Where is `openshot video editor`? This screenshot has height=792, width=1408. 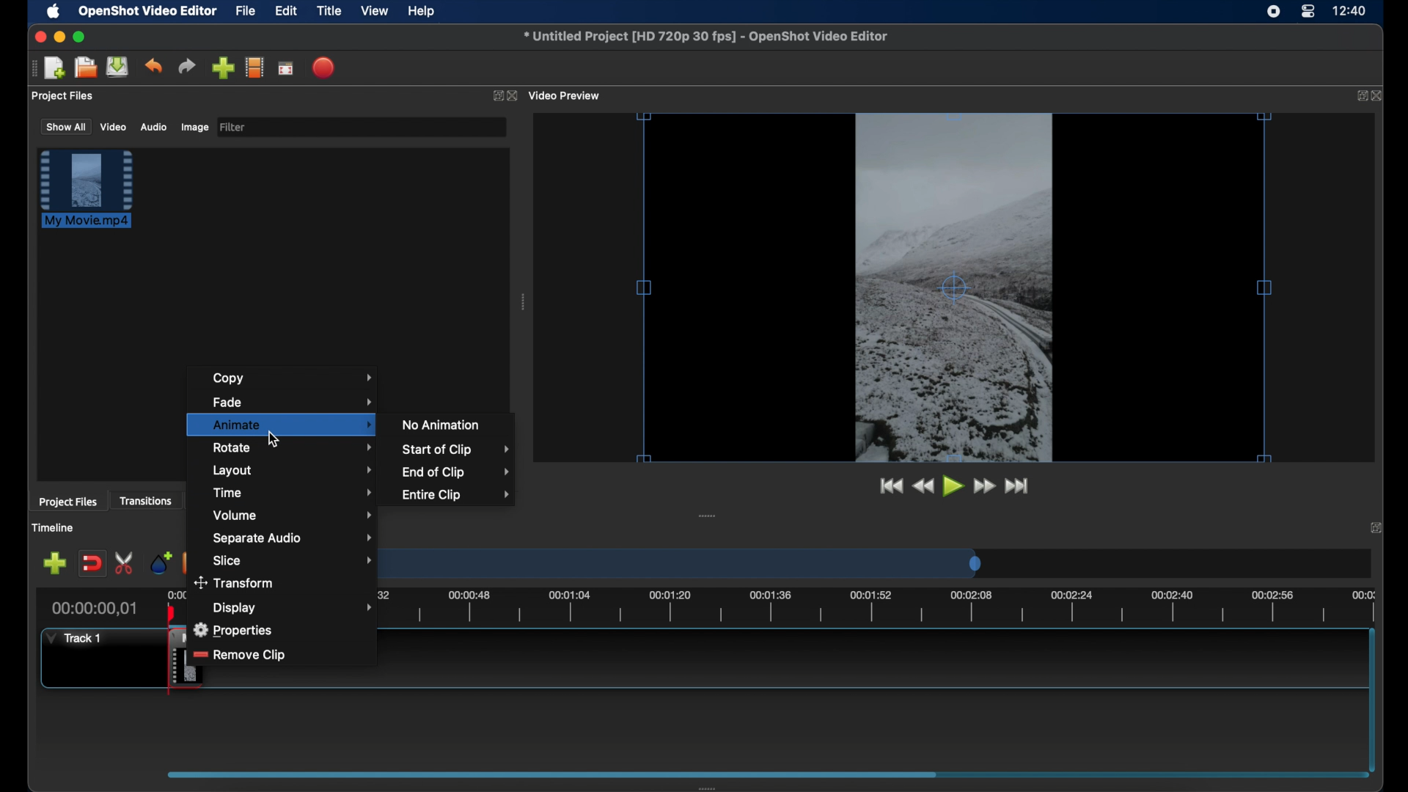
openshot video editor is located at coordinates (149, 12).